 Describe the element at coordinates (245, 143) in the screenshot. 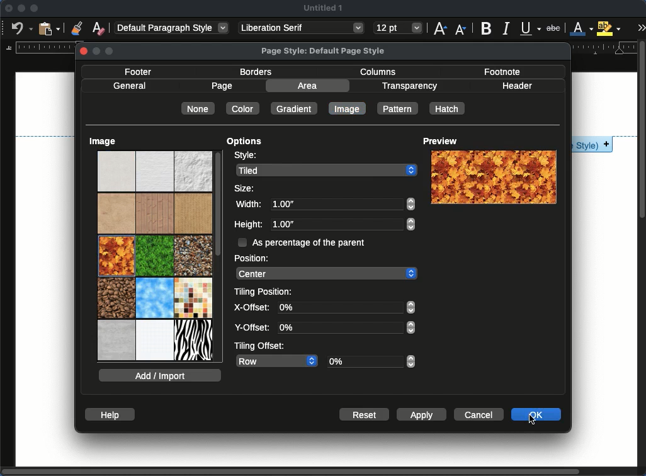

I see `options` at that location.